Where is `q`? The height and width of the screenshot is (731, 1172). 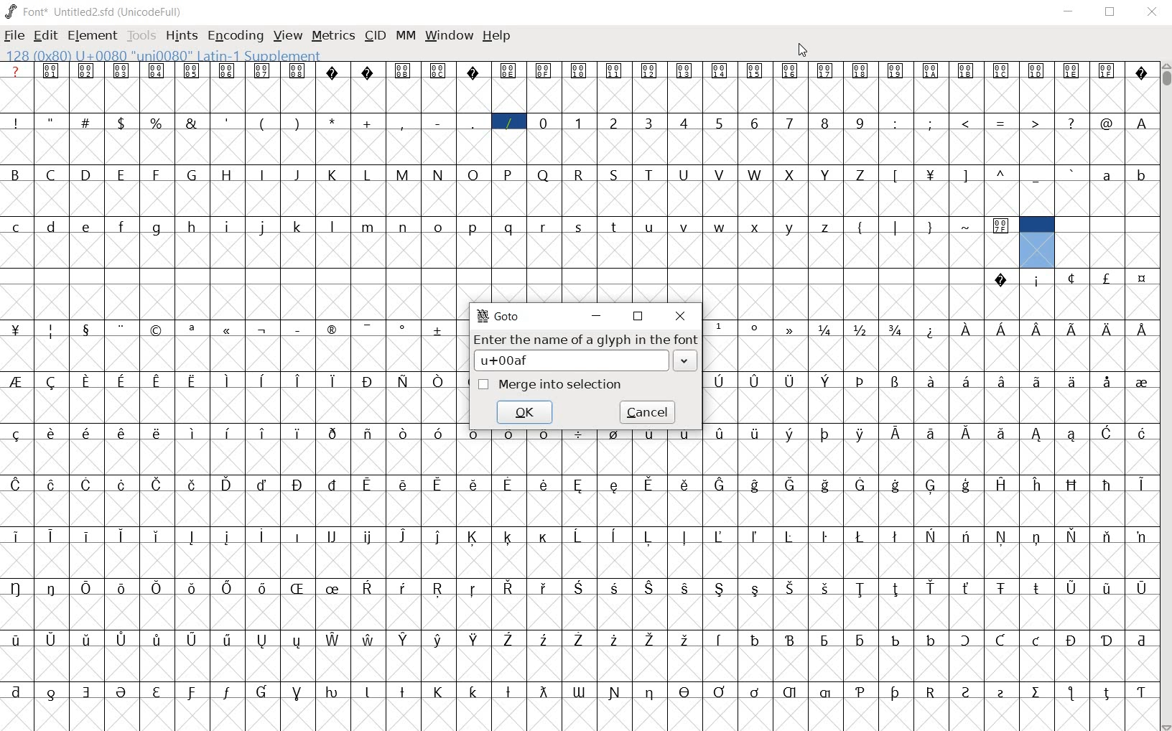
q is located at coordinates (510, 227).